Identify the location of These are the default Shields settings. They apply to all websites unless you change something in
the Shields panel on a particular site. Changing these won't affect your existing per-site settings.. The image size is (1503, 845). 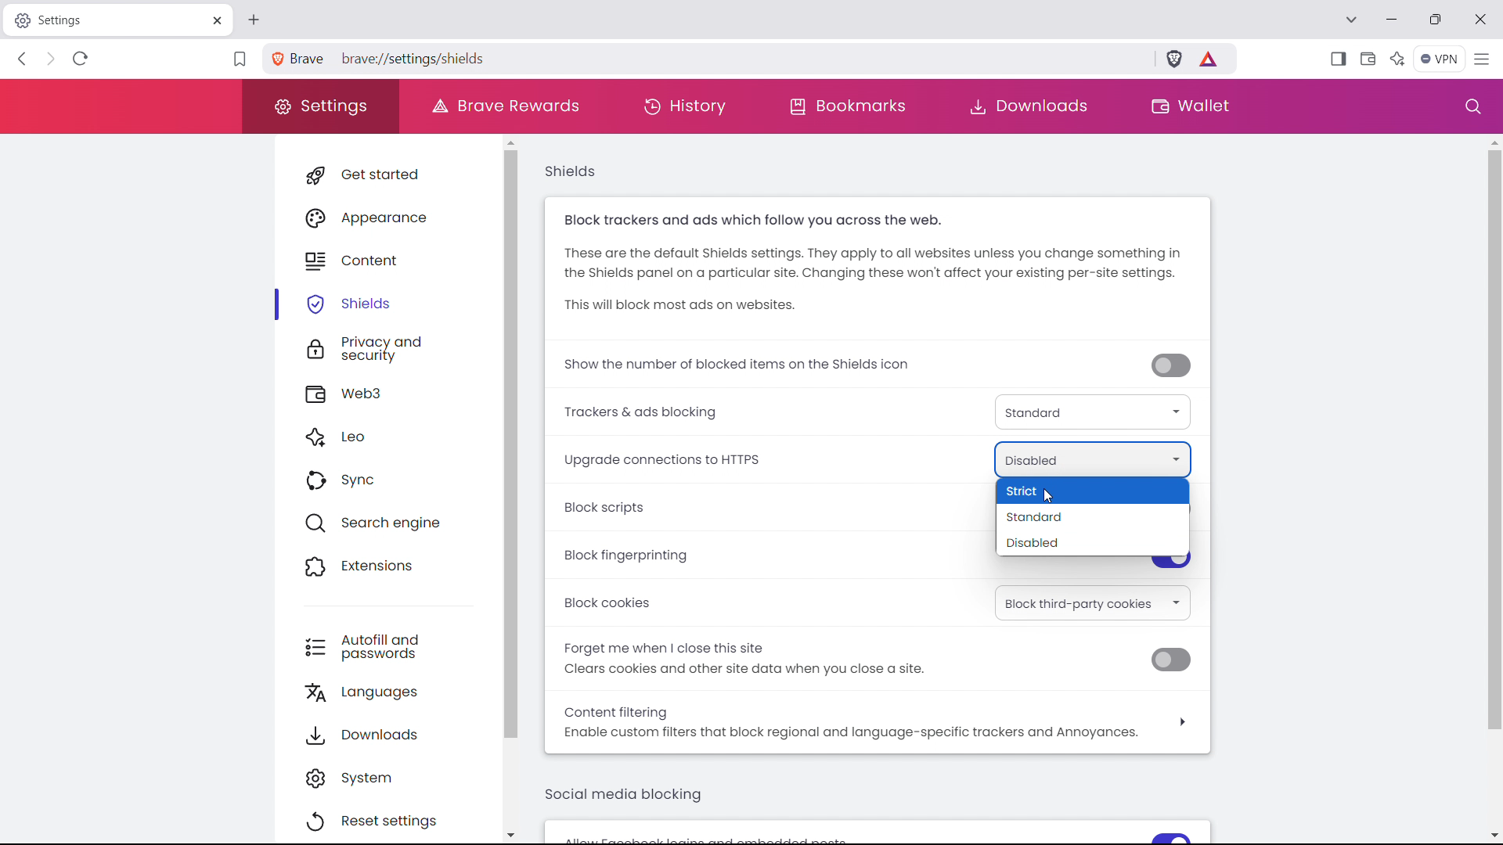
(880, 263).